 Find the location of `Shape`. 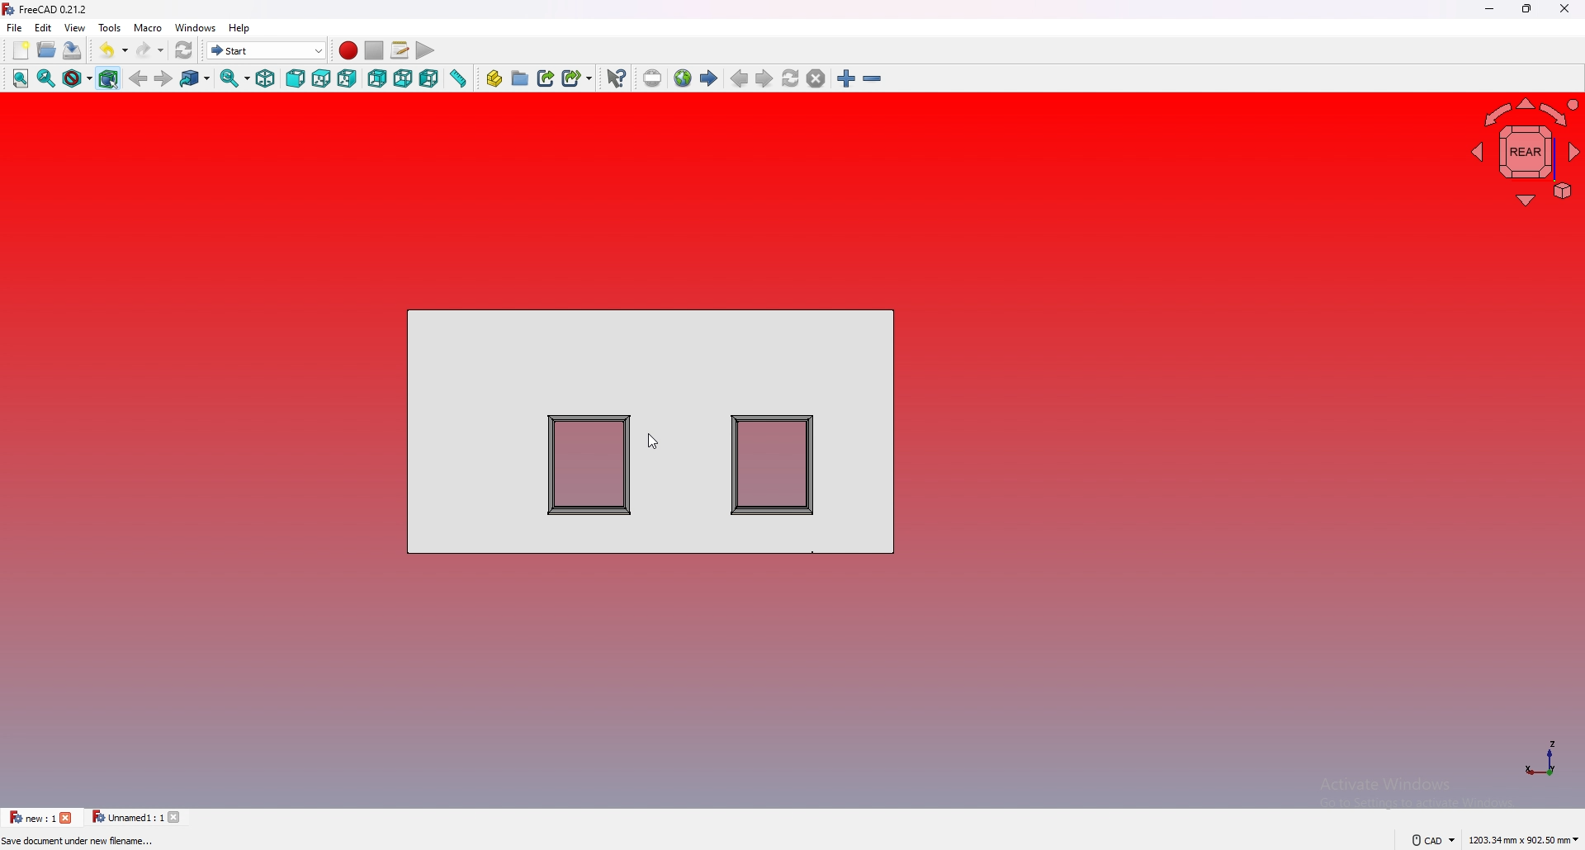

Shape is located at coordinates (652, 429).